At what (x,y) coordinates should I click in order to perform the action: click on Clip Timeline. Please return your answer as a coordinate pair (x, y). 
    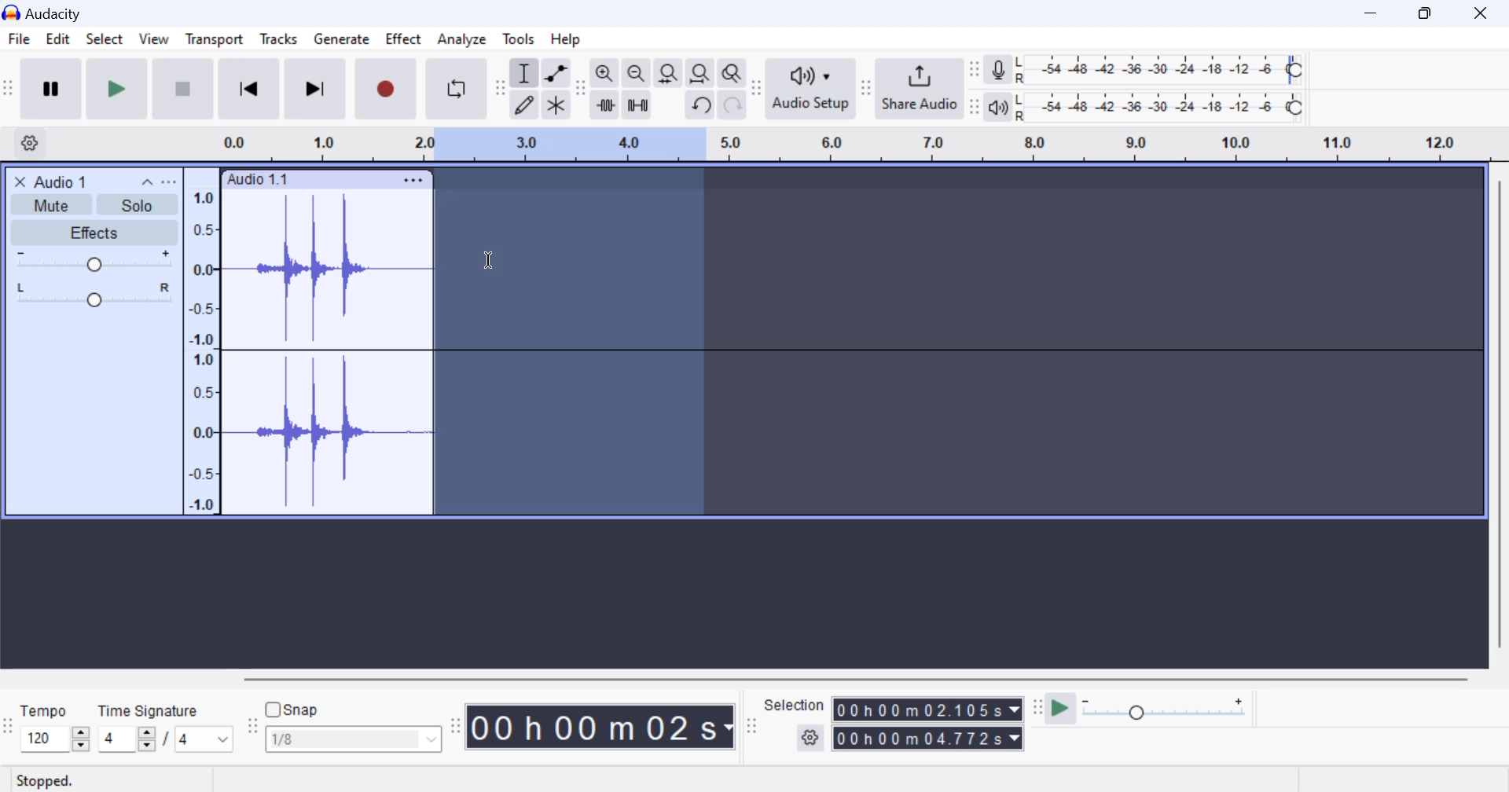
    Looking at the image, I should click on (839, 146).